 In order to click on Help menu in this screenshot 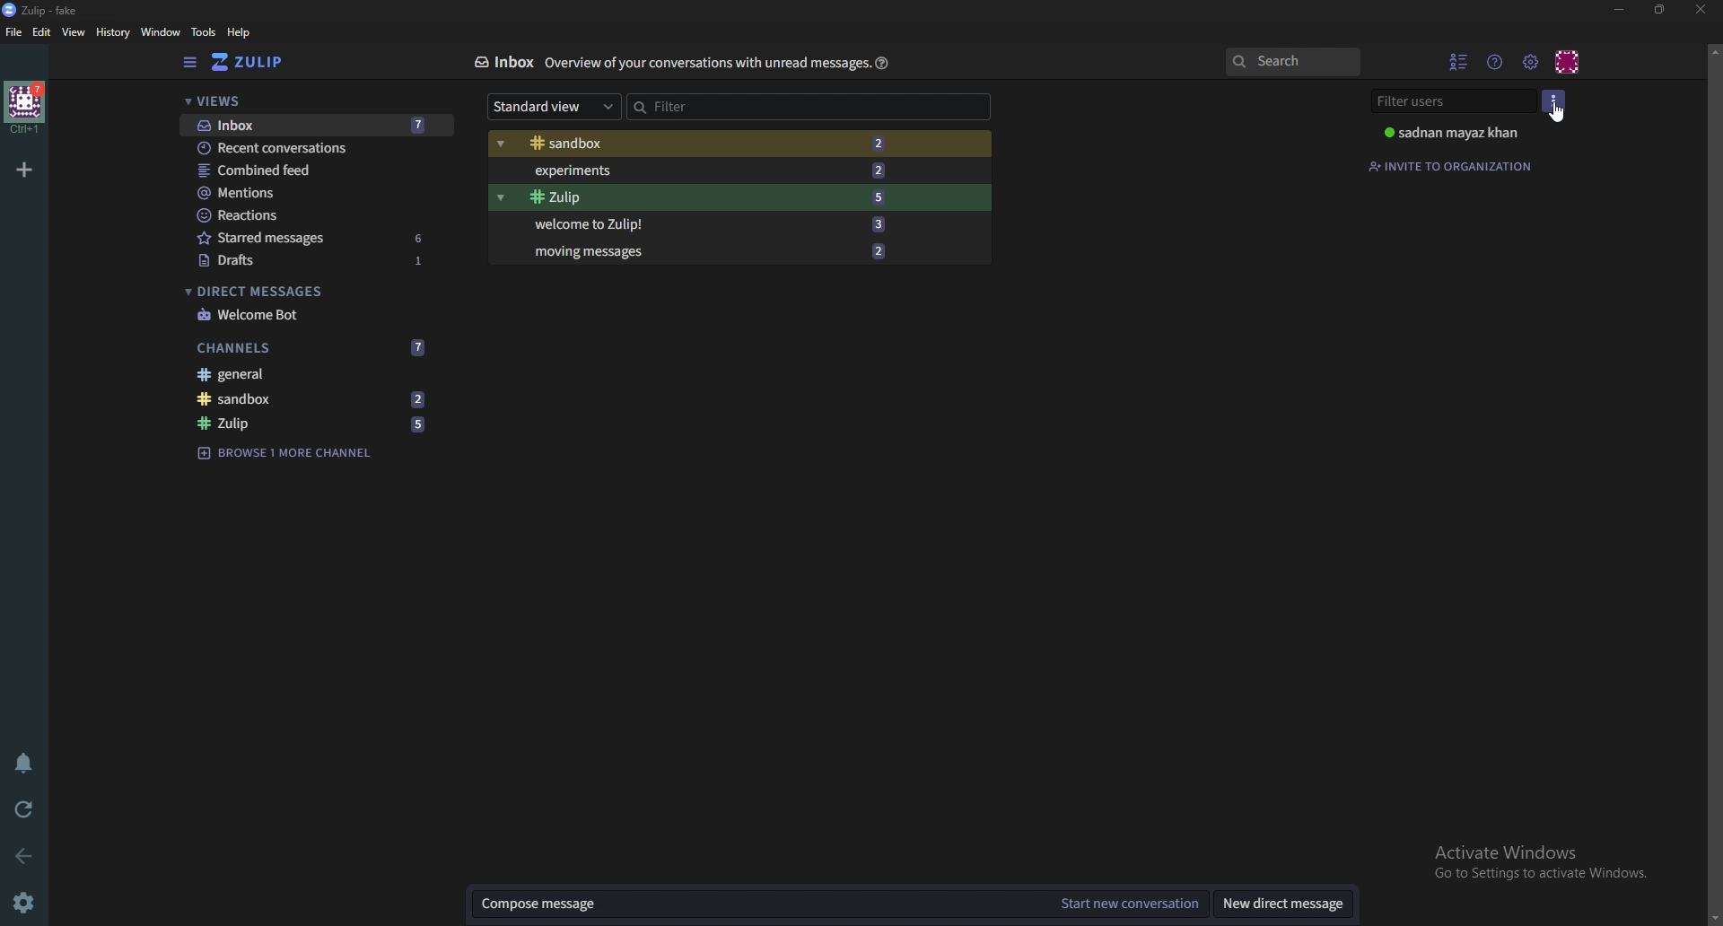, I will do `click(1494, 61)`.